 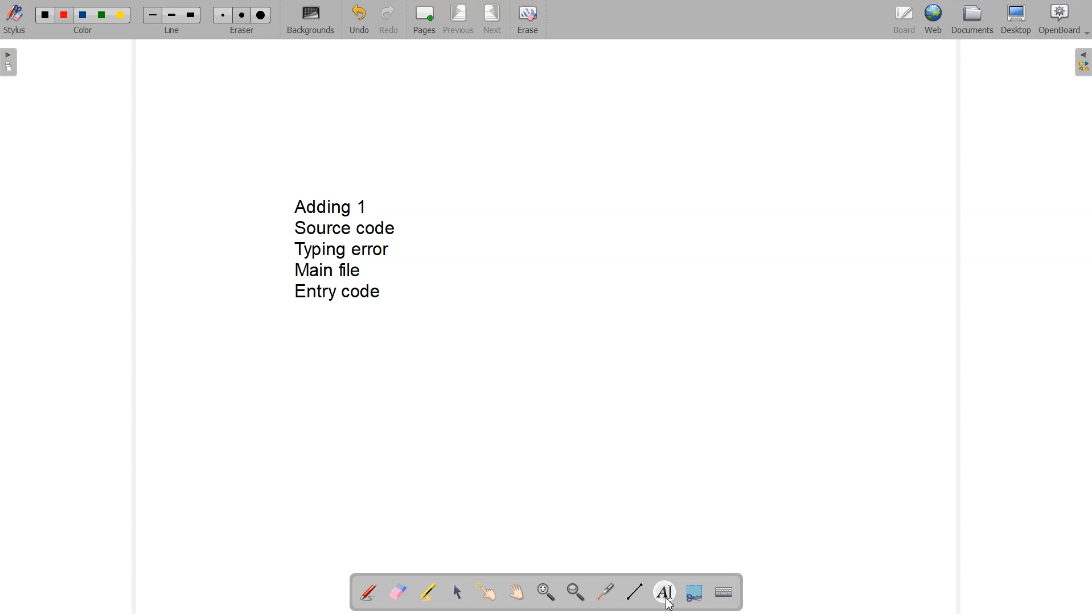 I want to click on OpenBoard, so click(x=1065, y=20).